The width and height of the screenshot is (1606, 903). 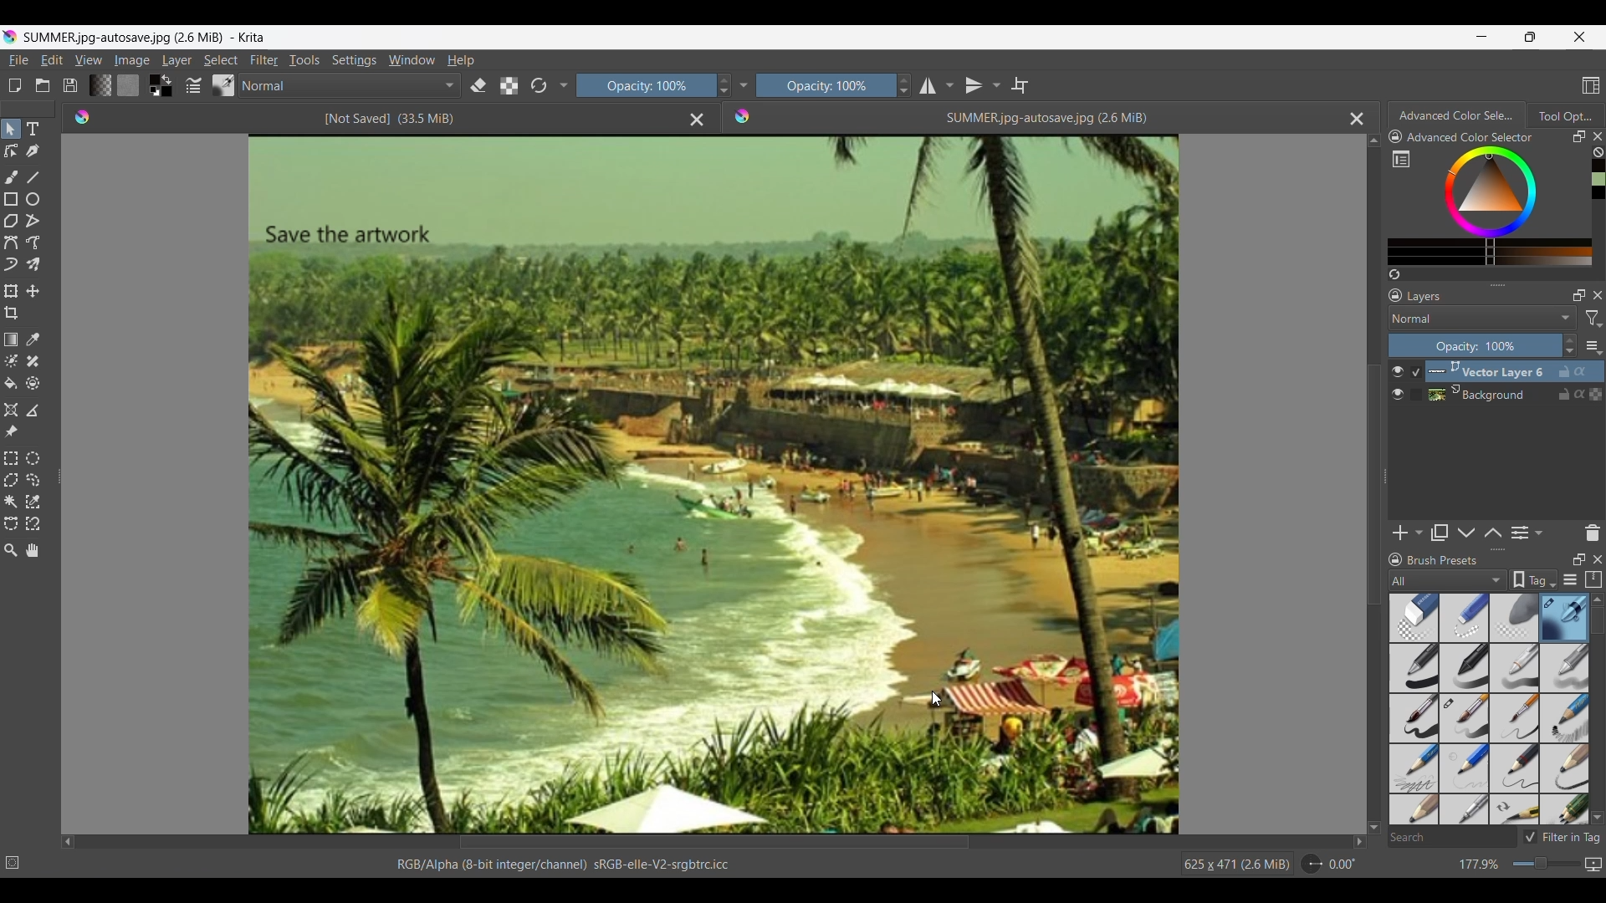 What do you see at coordinates (1482, 37) in the screenshot?
I see `Minimize` at bounding box center [1482, 37].